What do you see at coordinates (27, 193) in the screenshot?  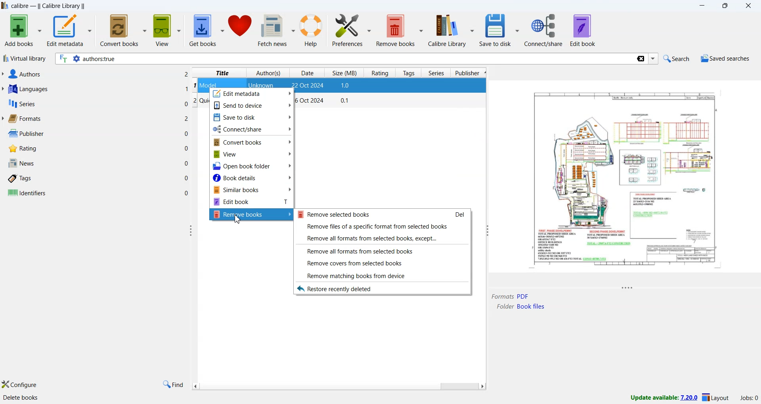 I see `identifiers` at bounding box center [27, 193].